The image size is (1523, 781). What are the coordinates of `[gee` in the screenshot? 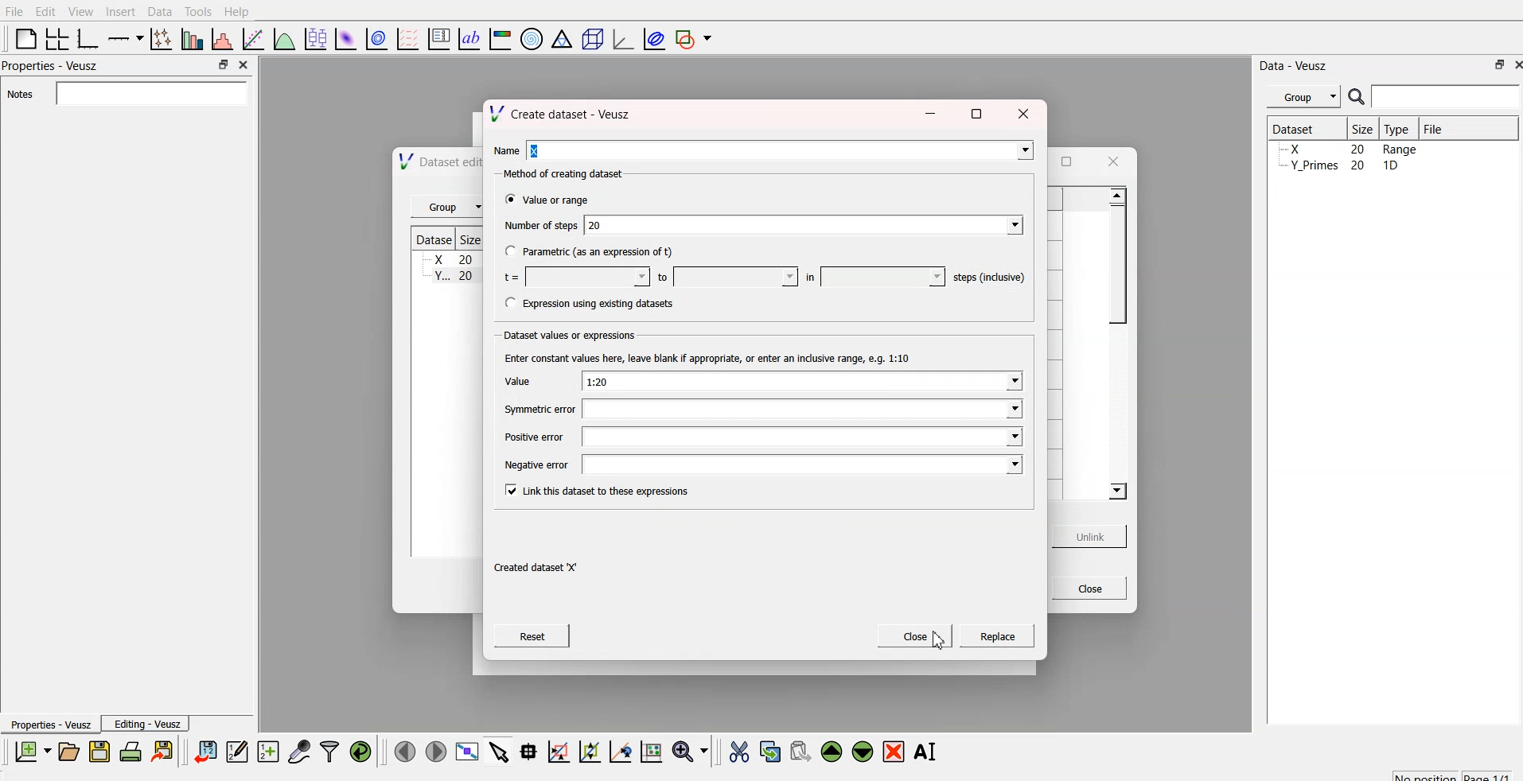 It's located at (995, 639).